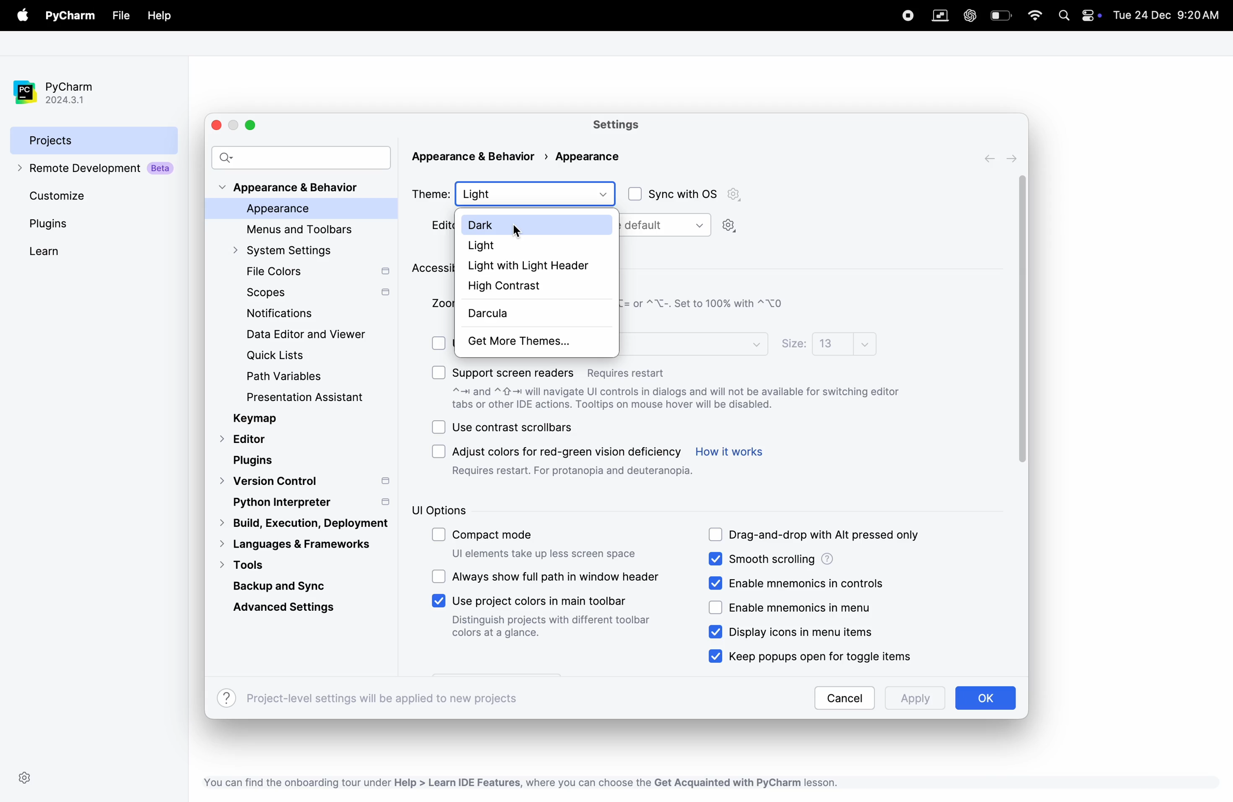 The image size is (1233, 802). I want to click on display icons and menubar, so click(783, 632).